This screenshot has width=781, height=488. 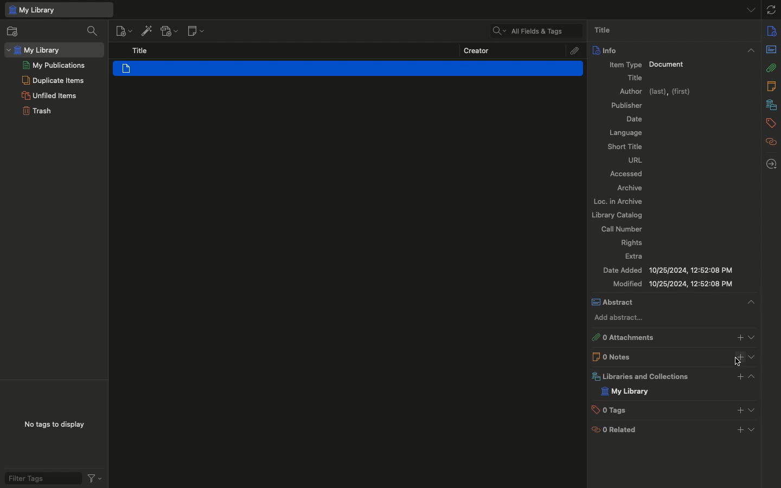 I want to click on aCESSED, so click(x=624, y=174).